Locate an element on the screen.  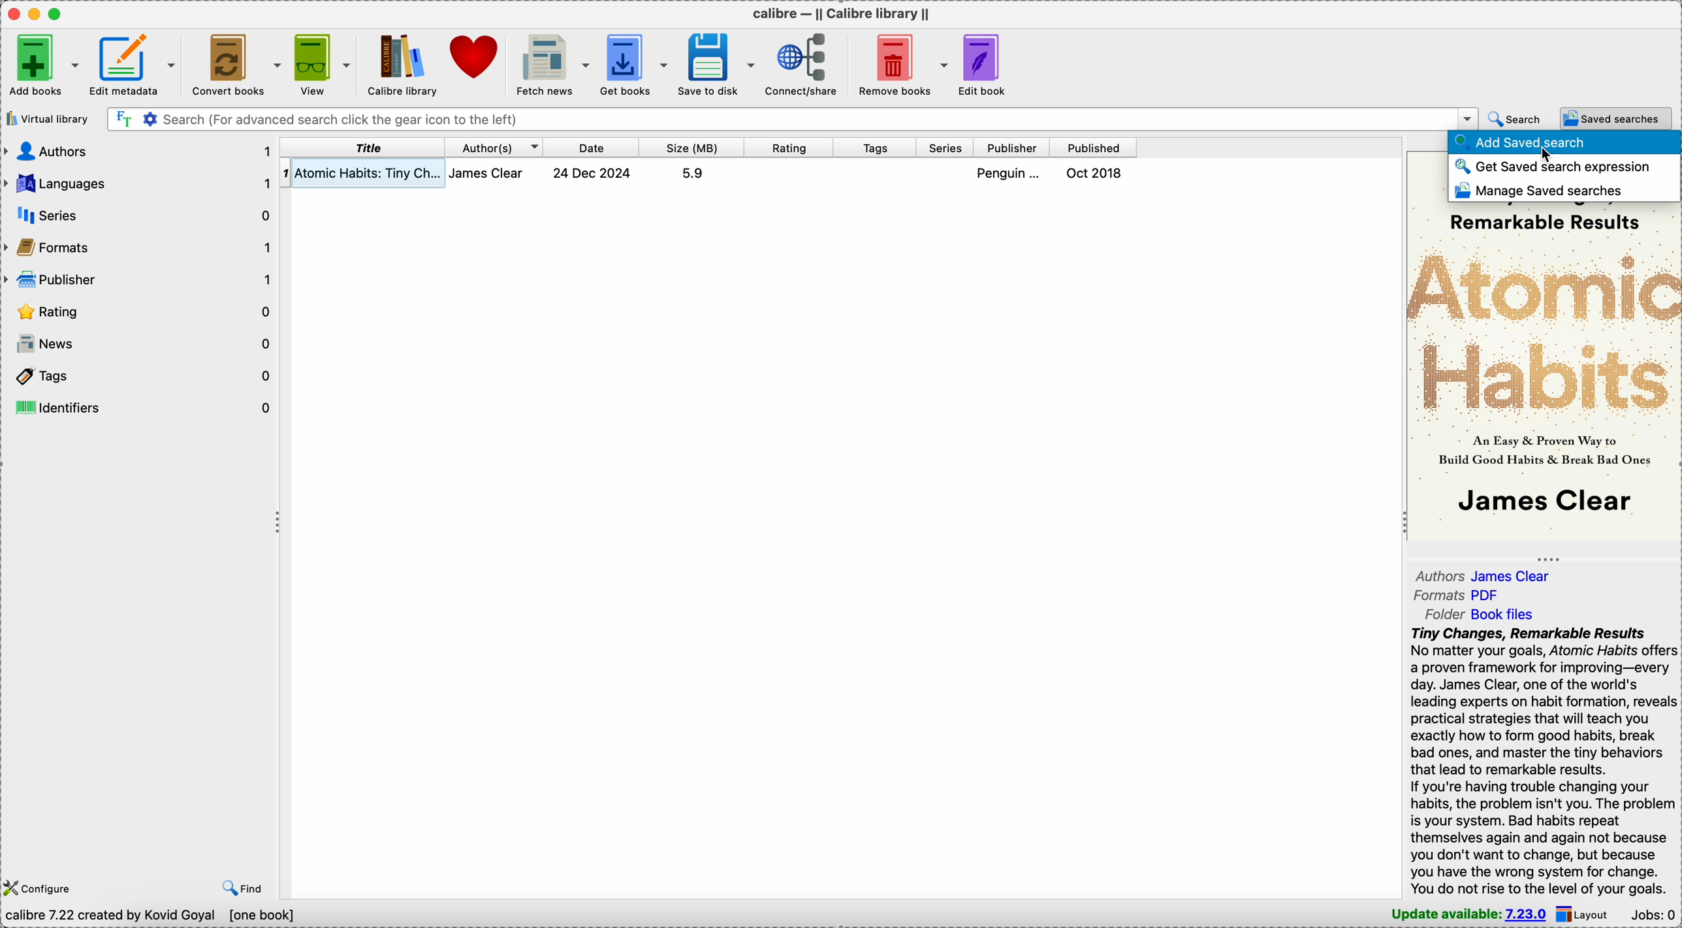
publisher is located at coordinates (1013, 148).